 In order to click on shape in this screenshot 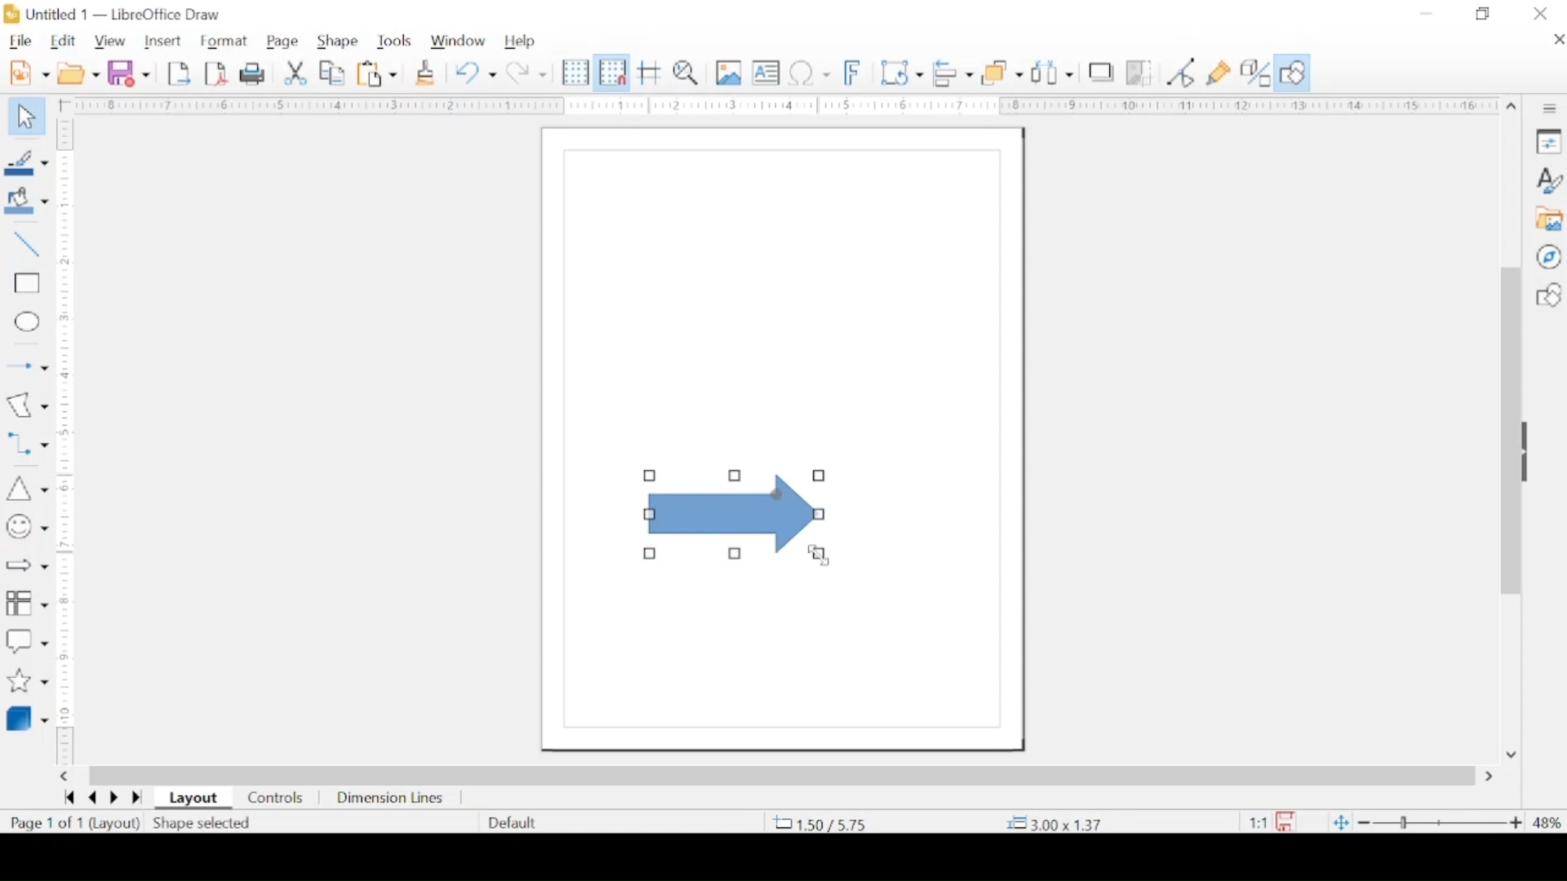, I will do `click(338, 42)`.